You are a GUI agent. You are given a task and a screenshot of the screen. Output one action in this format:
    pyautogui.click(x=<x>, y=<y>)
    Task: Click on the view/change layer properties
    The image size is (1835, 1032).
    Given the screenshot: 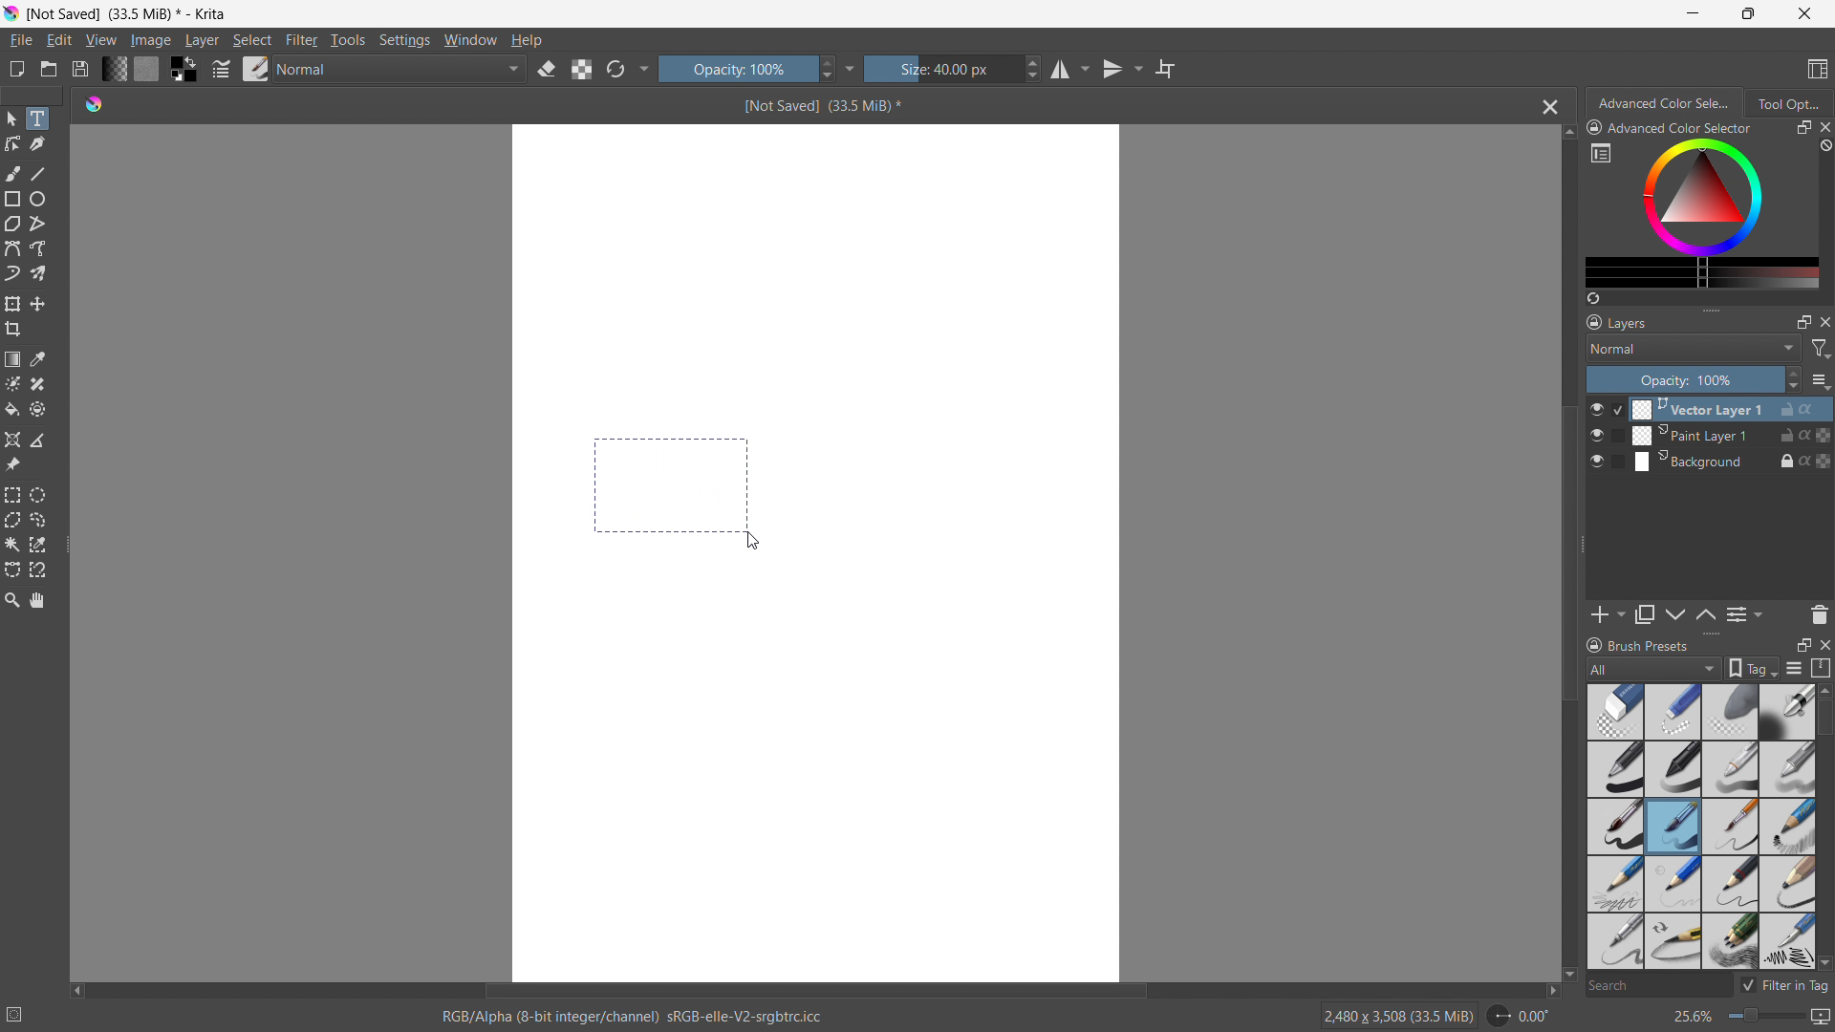 What is the action you would take?
    pyautogui.click(x=1743, y=613)
    